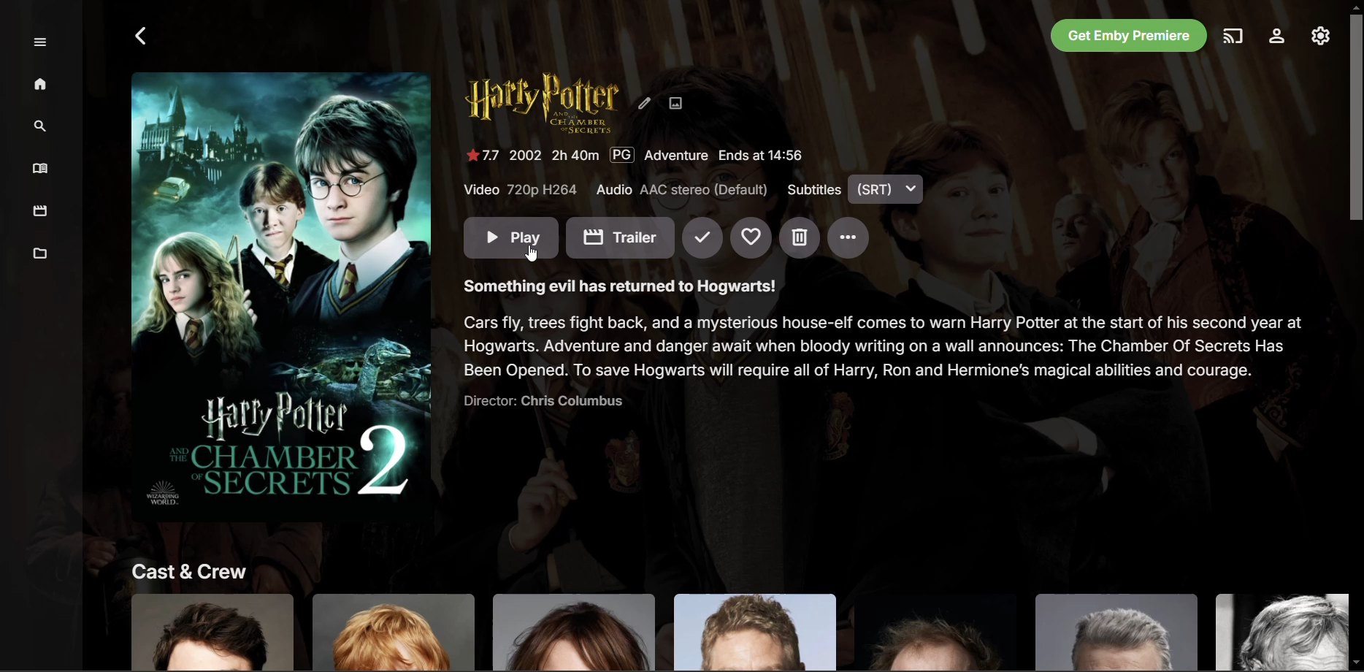  What do you see at coordinates (645, 104) in the screenshot?
I see `Edit Metadata` at bounding box center [645, 104].